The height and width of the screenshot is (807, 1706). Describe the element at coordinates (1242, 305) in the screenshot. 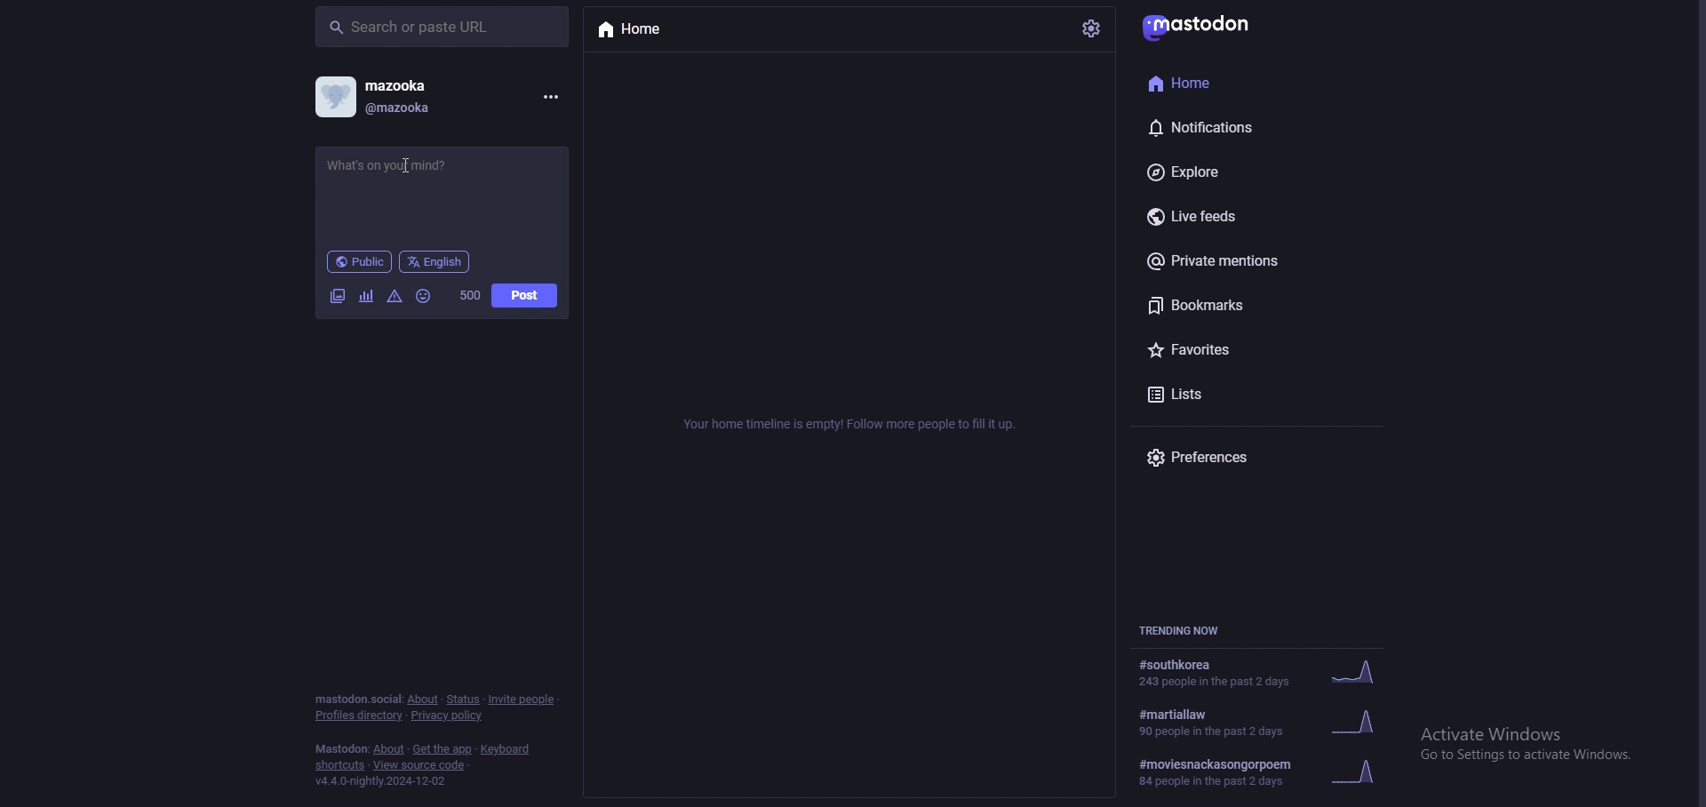

I see `bookmarks` at that location.